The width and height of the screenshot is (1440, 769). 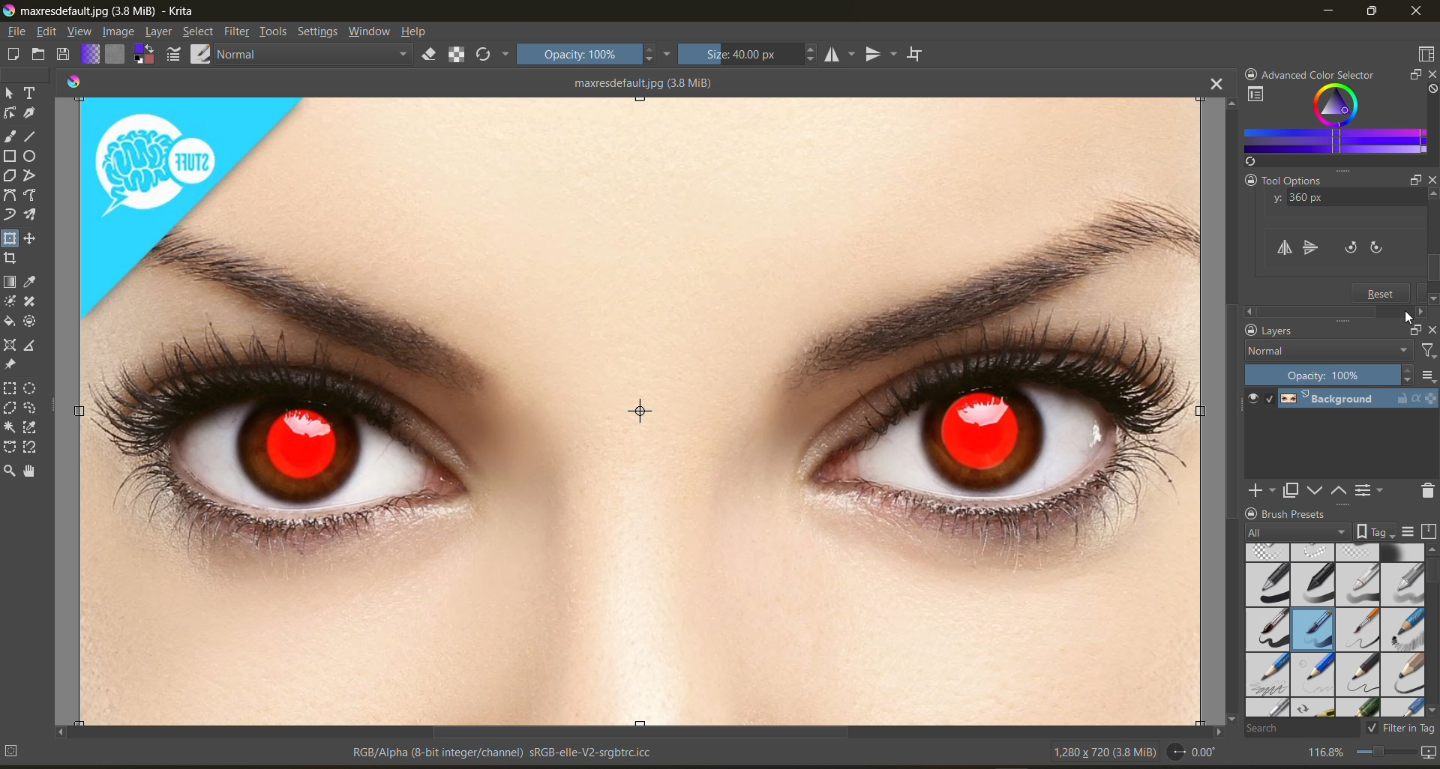 What do you see at coordinates (1285, 250) in the screenshot?
I see `flip canvas horizontally` at bounding box center [1285, 250].